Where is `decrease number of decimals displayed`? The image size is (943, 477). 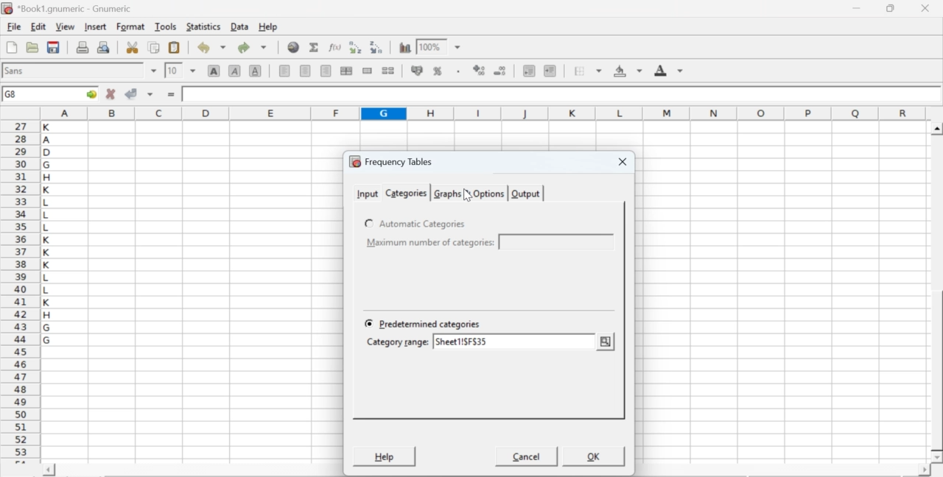
decrease number of decimals displayed is located at coordinates (499, 71).